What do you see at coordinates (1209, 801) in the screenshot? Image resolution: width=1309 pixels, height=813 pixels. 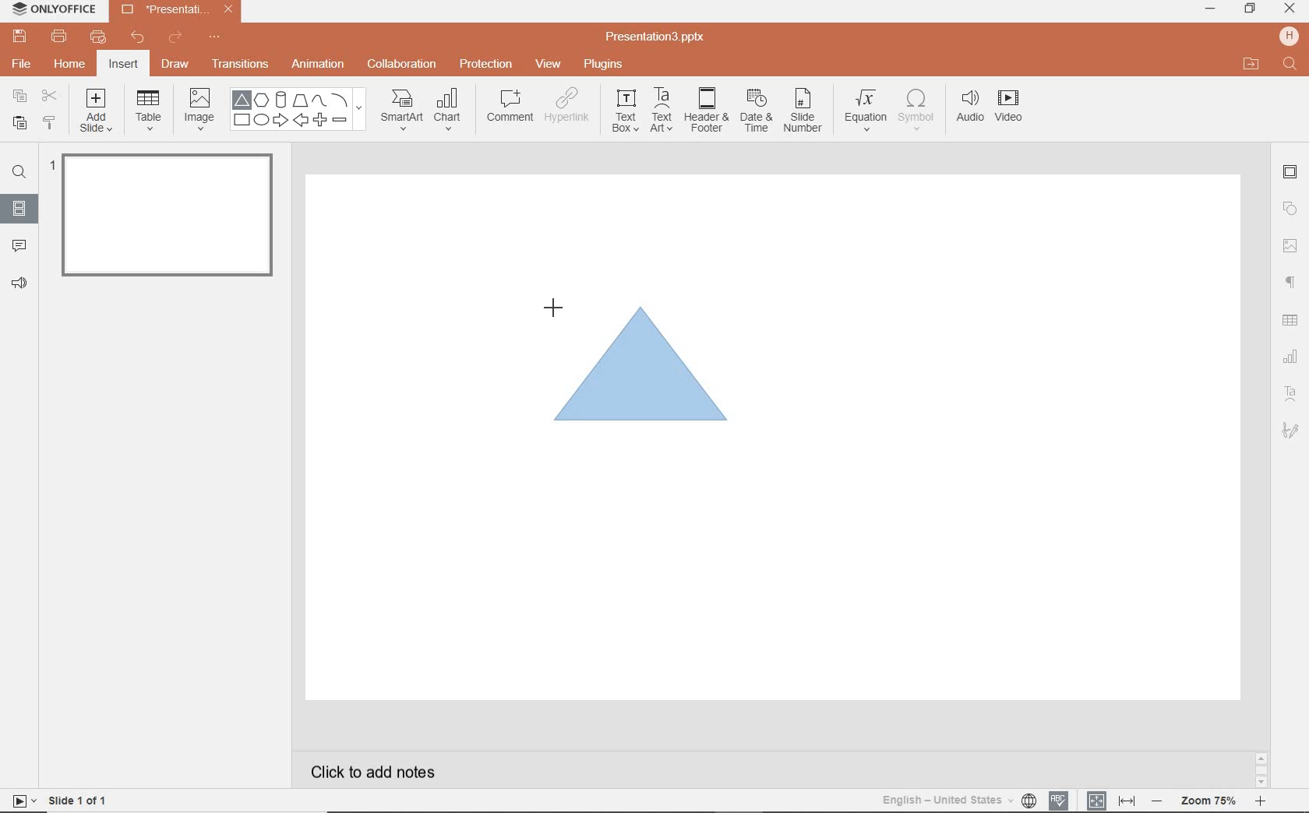 I see `ZOOM level` at bounding box center [1209, 801].